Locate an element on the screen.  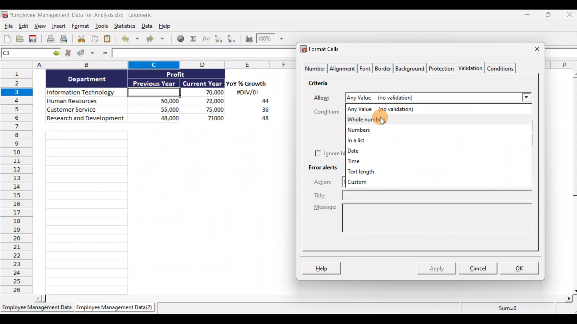
Human Resources is located at coordinates (85, 101).